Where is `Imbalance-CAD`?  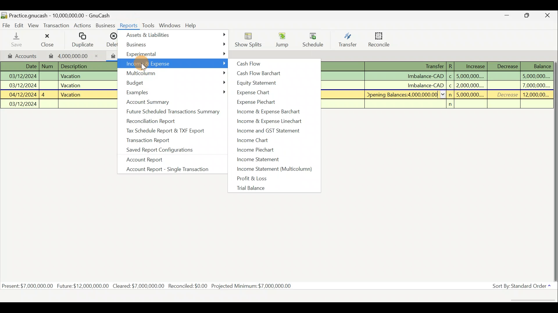 Imbalance-CAD is located at coordinates (425, 76).